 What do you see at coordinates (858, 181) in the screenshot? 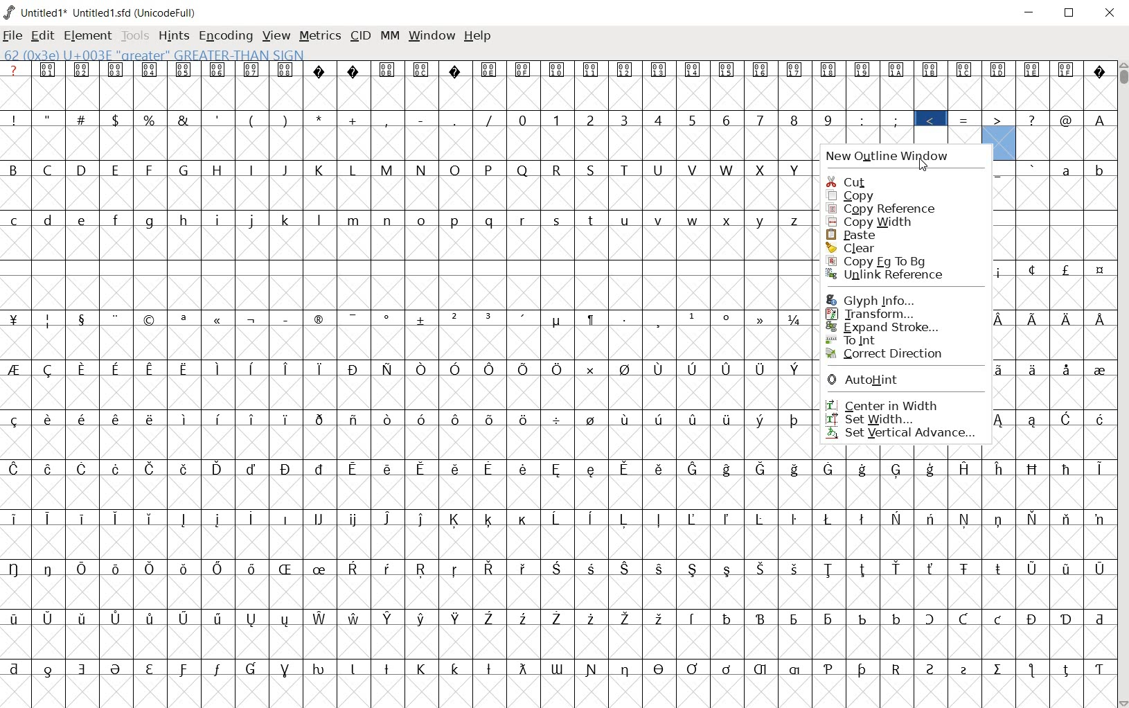
I see `cut` at bounding box center [858, 181].